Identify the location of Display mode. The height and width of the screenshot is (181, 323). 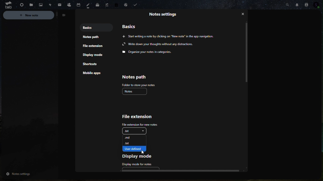
(138, 160).